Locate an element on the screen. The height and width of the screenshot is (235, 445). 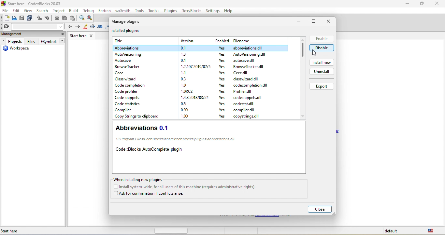
tools is located at coordinates (139, 11).